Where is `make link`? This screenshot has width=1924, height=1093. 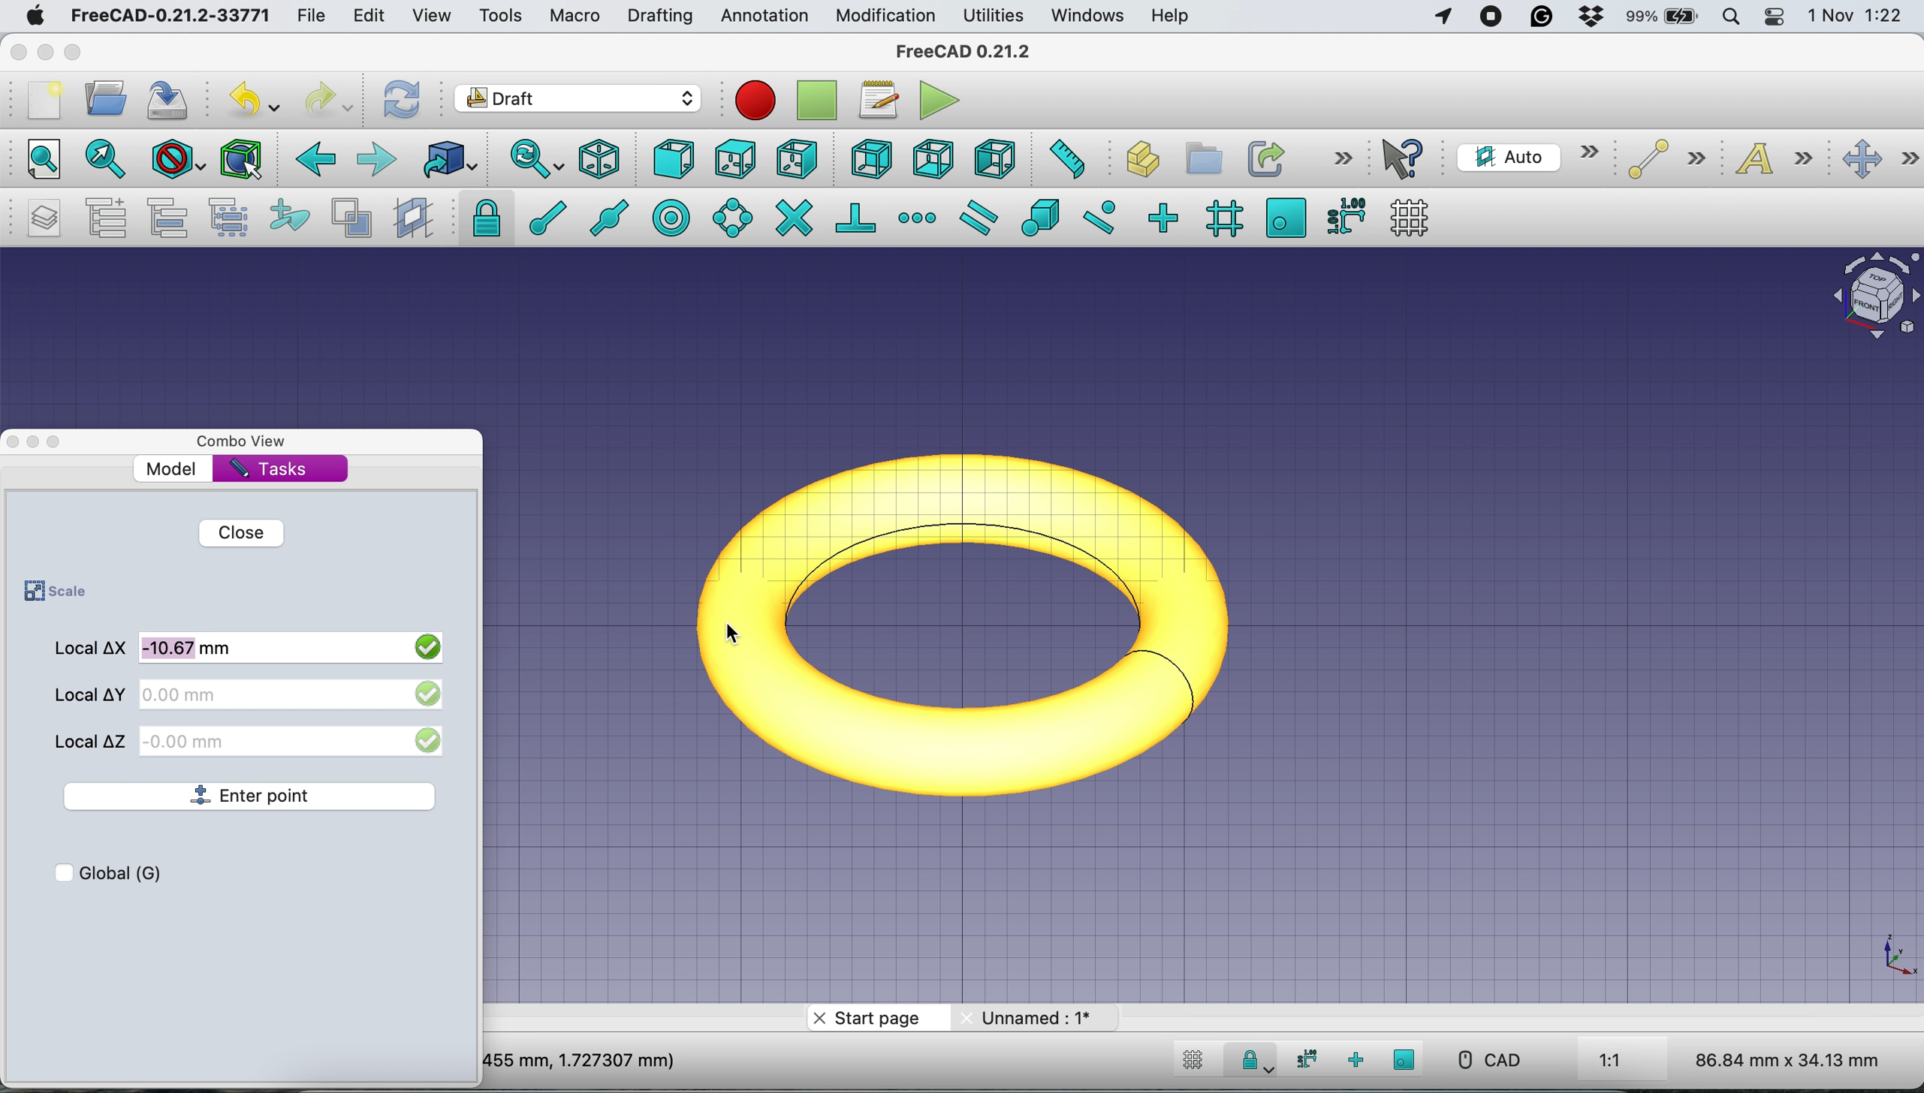 make link is located at coordinates (1264, 158).